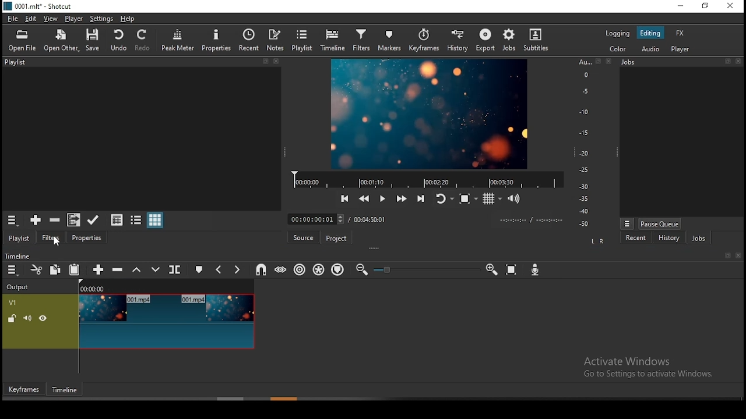 The width and height of the screenshot is (746, 419). Describe the element at coordinates (219, 268) in the screenshot. I see `previous marker` at that location.